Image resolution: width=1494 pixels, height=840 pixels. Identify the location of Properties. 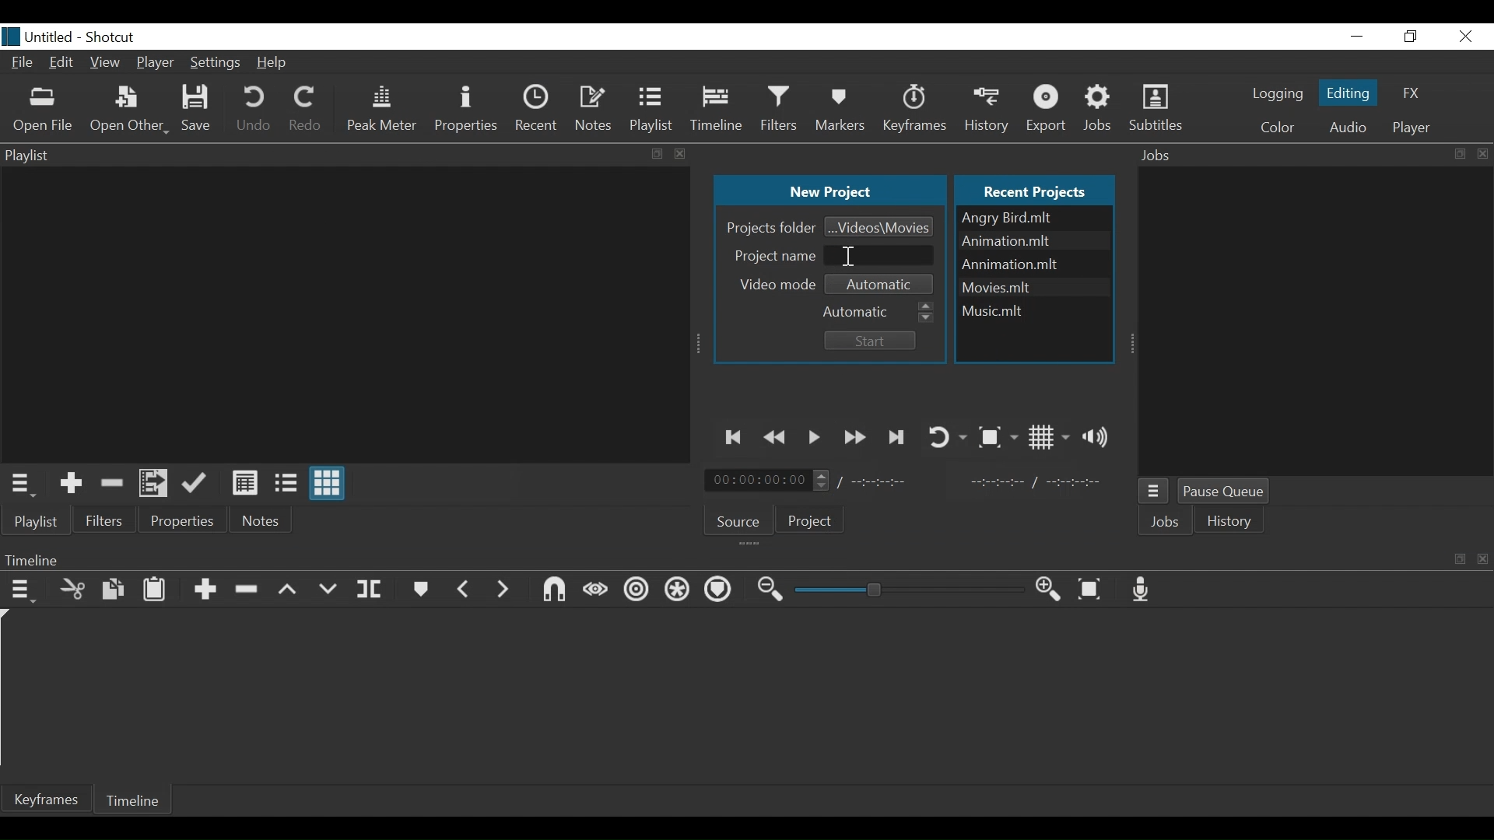
(465, 109).